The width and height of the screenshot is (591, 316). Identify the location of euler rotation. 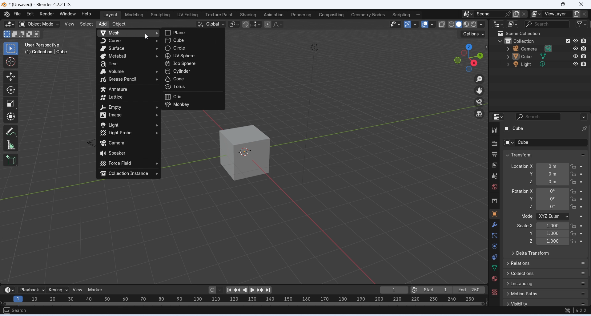
(553, 199).